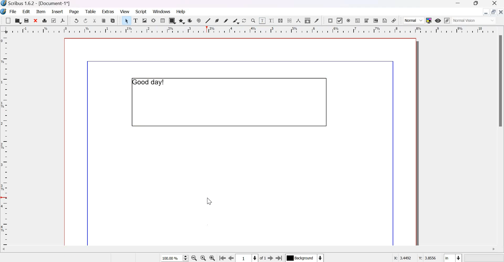  Describe the element at coordinates (208, 20) in the screenshot. I see `line` at that location.